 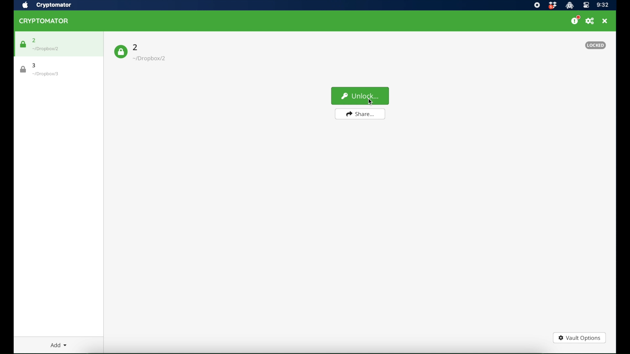 I want to click on locked, so click(x=595, y=45).